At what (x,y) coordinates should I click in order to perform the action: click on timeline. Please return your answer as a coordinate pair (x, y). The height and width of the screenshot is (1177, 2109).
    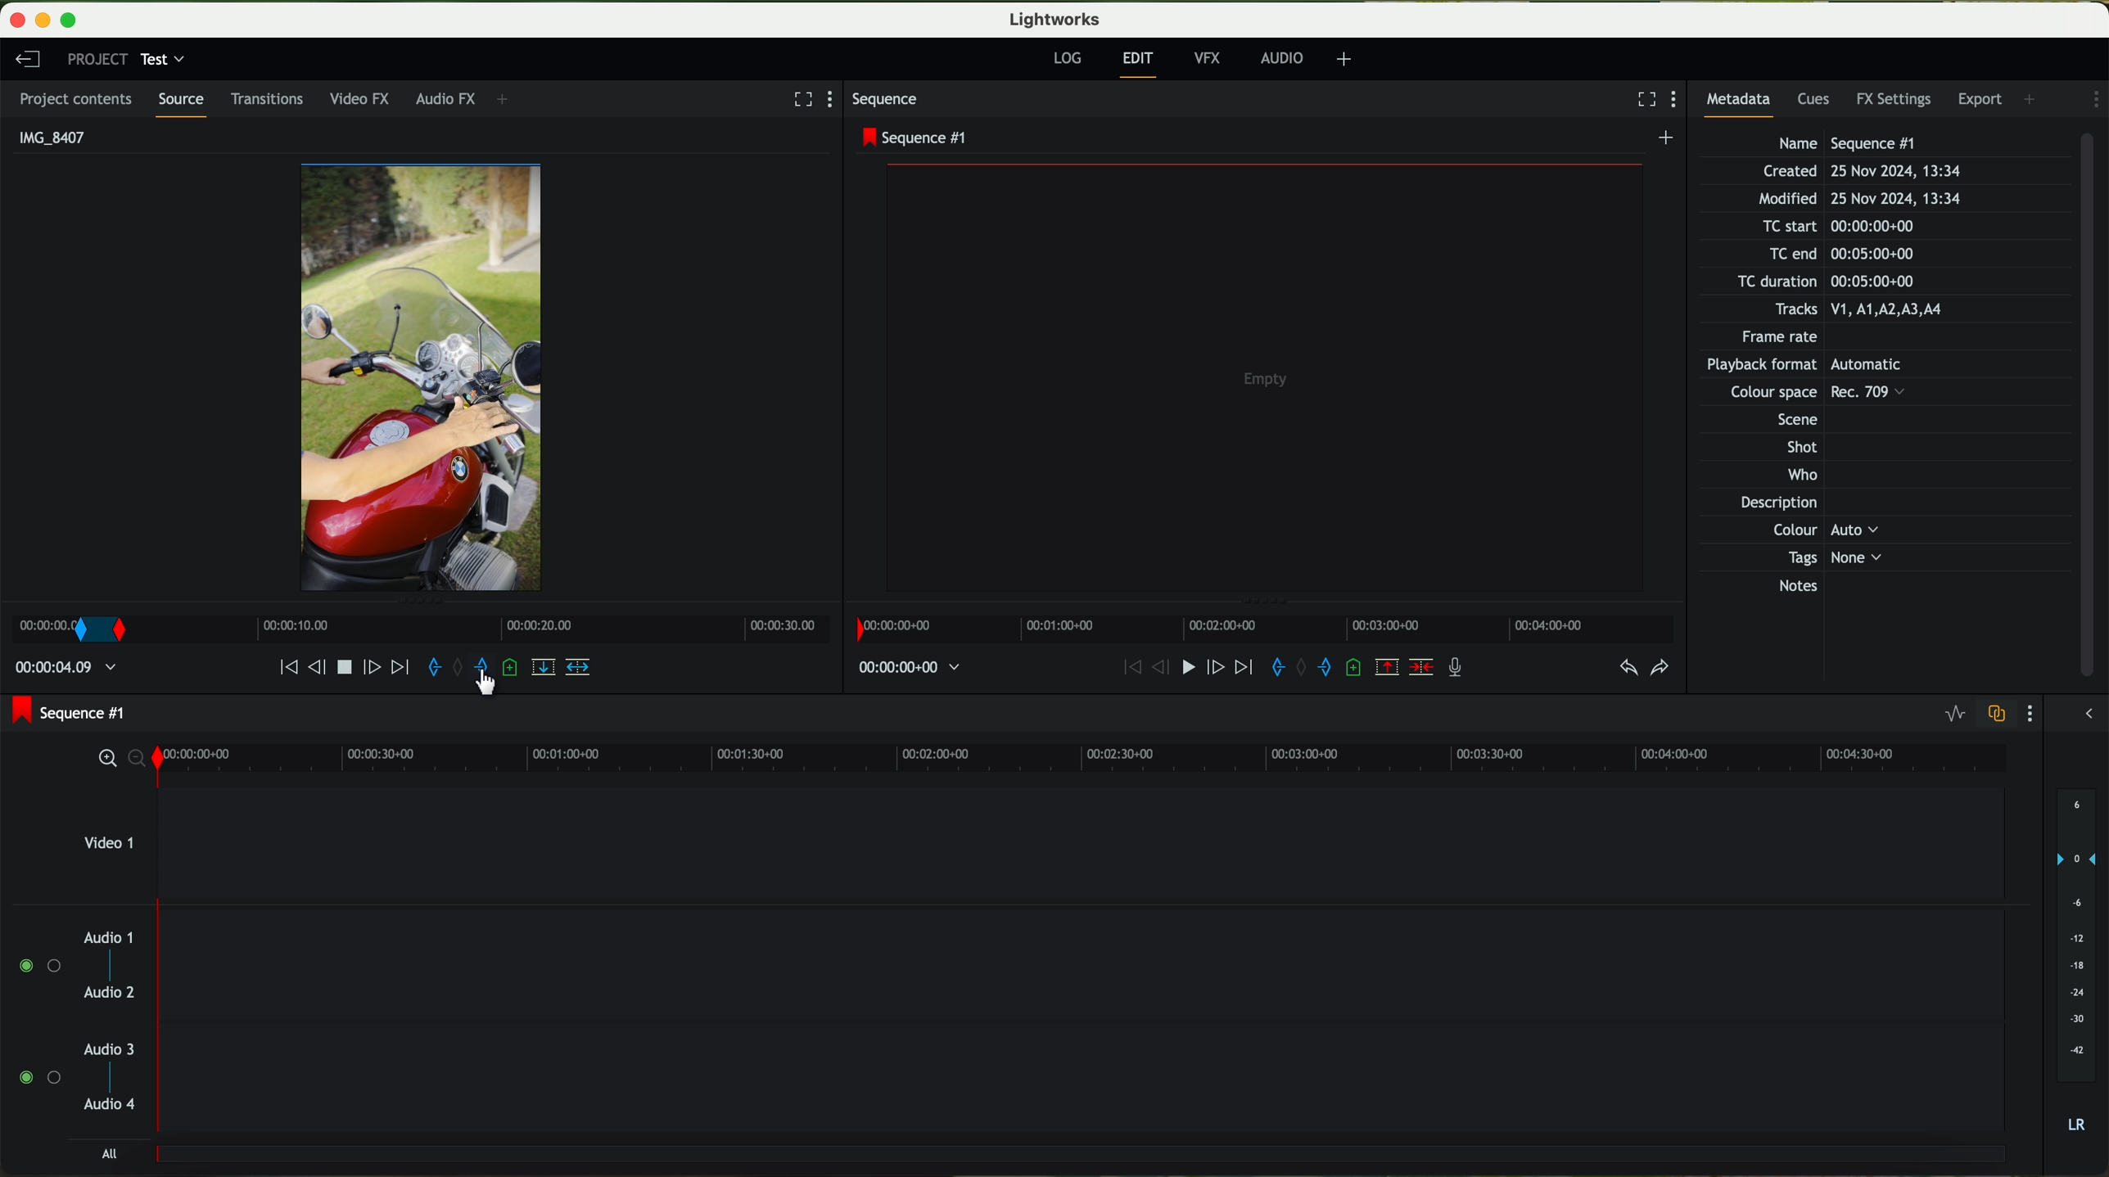
    Looking at the image, I should click on (1082, 757).